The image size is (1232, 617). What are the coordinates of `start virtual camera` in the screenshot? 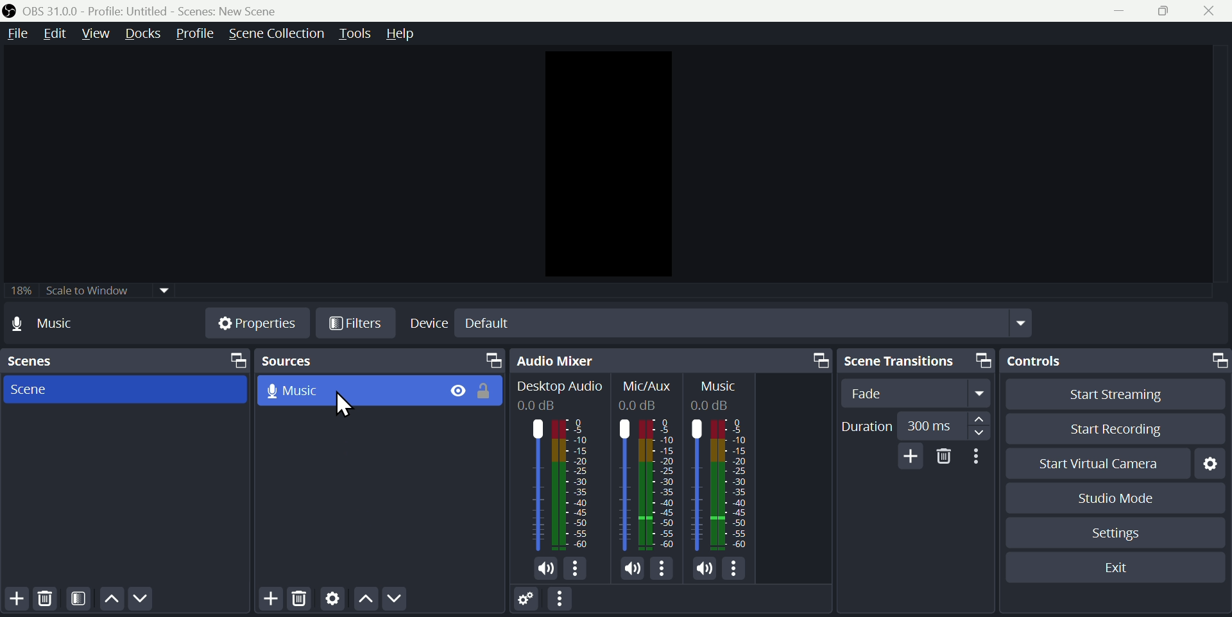 It's located at (1100, 465).